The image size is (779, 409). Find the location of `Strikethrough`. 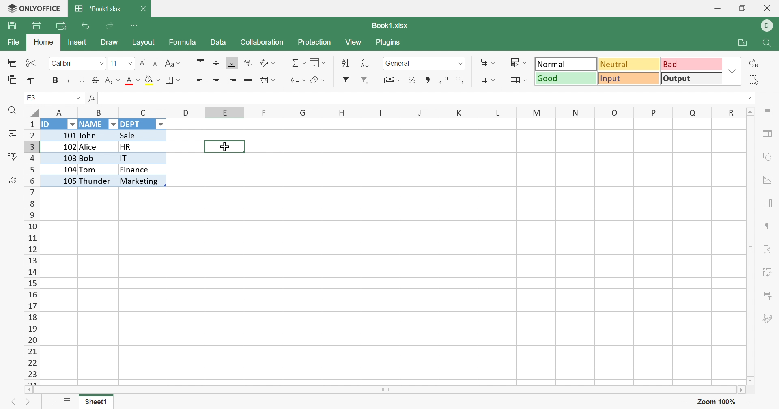

Strikethrough is located at coordinates (96, 80).